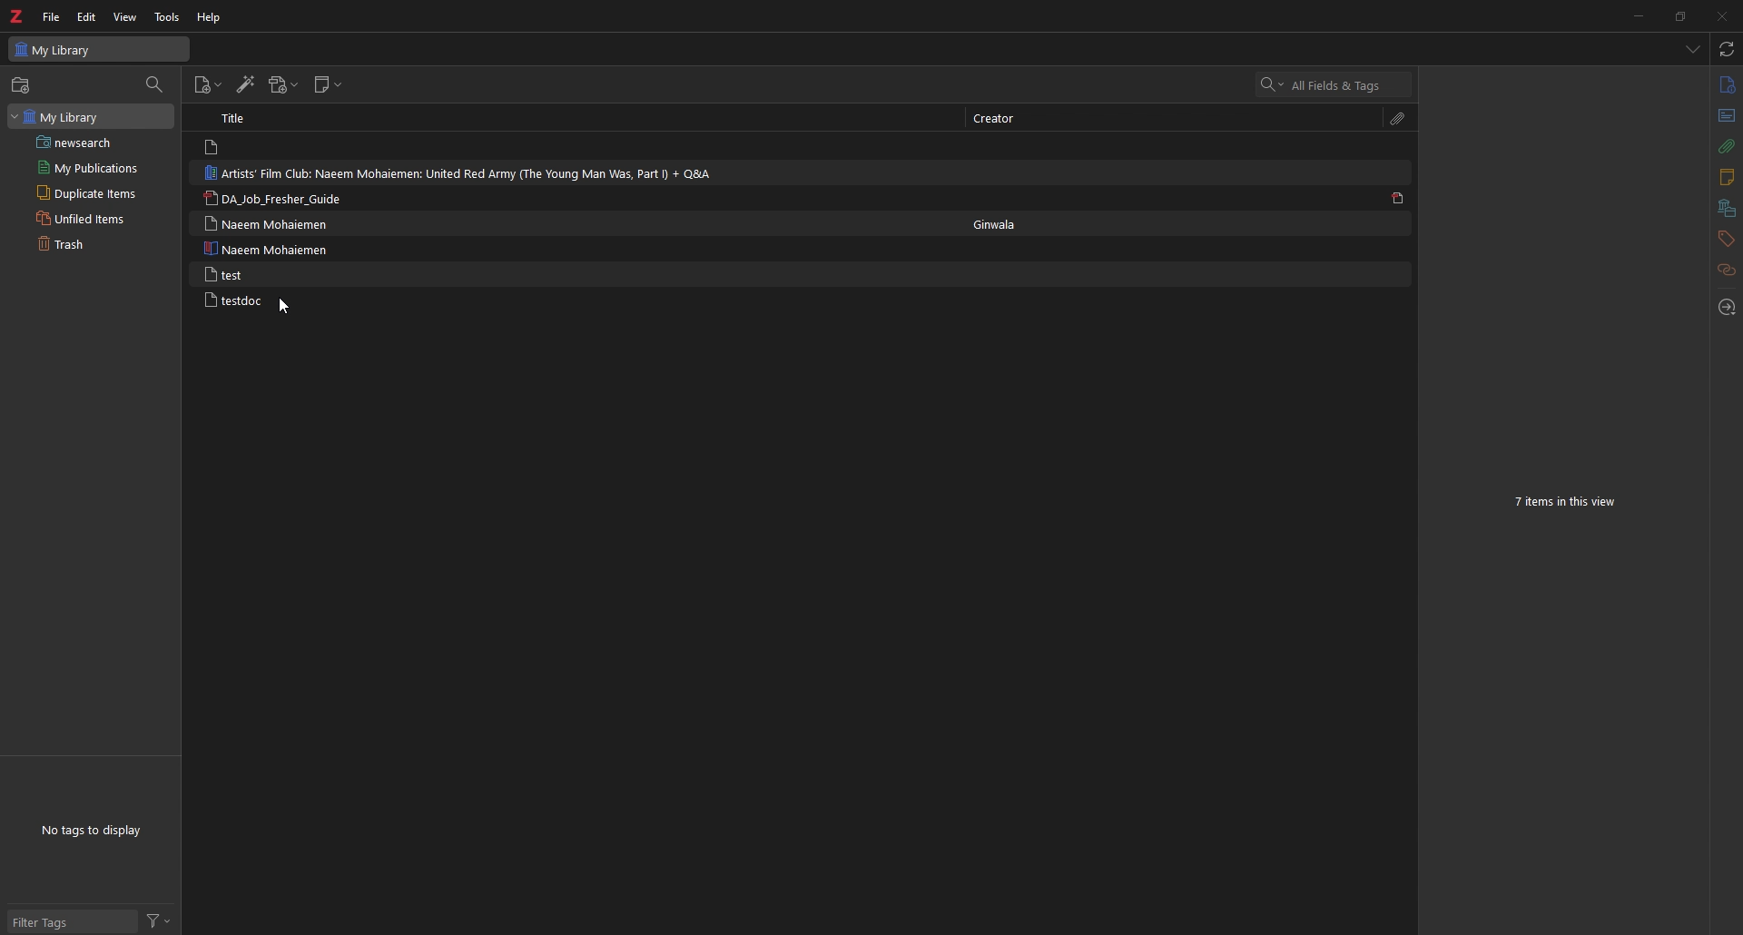 The height and width of the screenshot is (935, 1743). What do you see at coordinates (89, 244) in the screenshot?
I see `Trash` at bounding box center [89, 244].